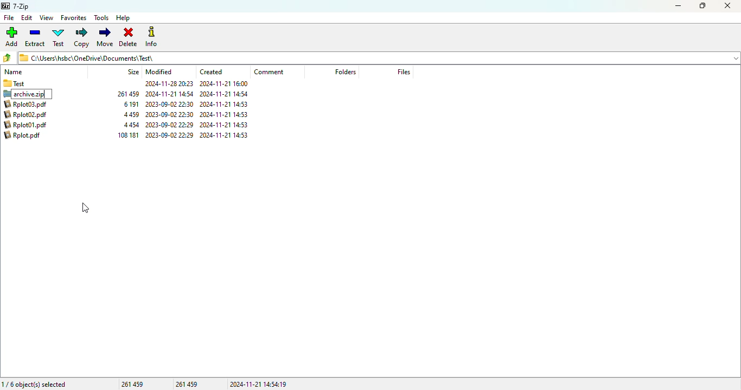 The width and height of the screenshot is (741, 390). I want to click on 261 459, so click(188, 383).